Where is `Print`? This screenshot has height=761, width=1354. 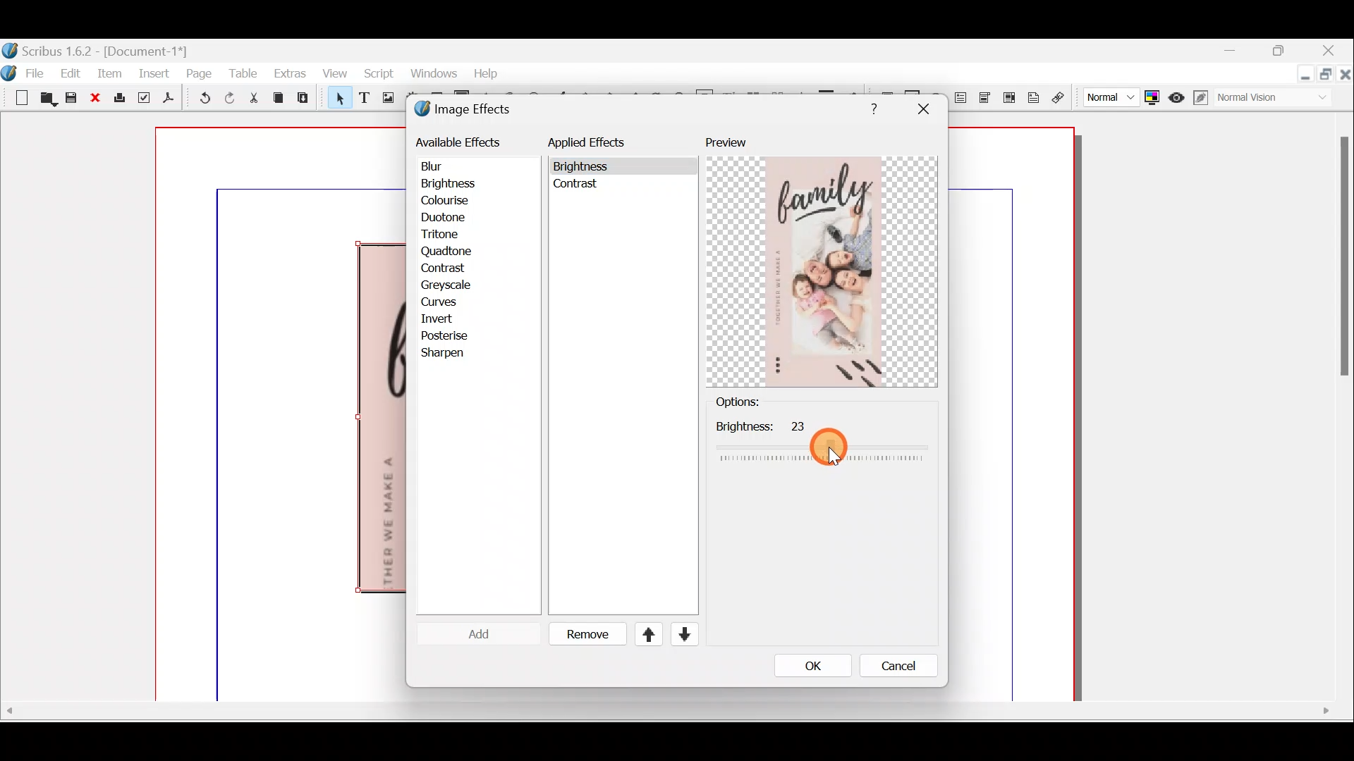 Print is located at coordinates (118, 99).